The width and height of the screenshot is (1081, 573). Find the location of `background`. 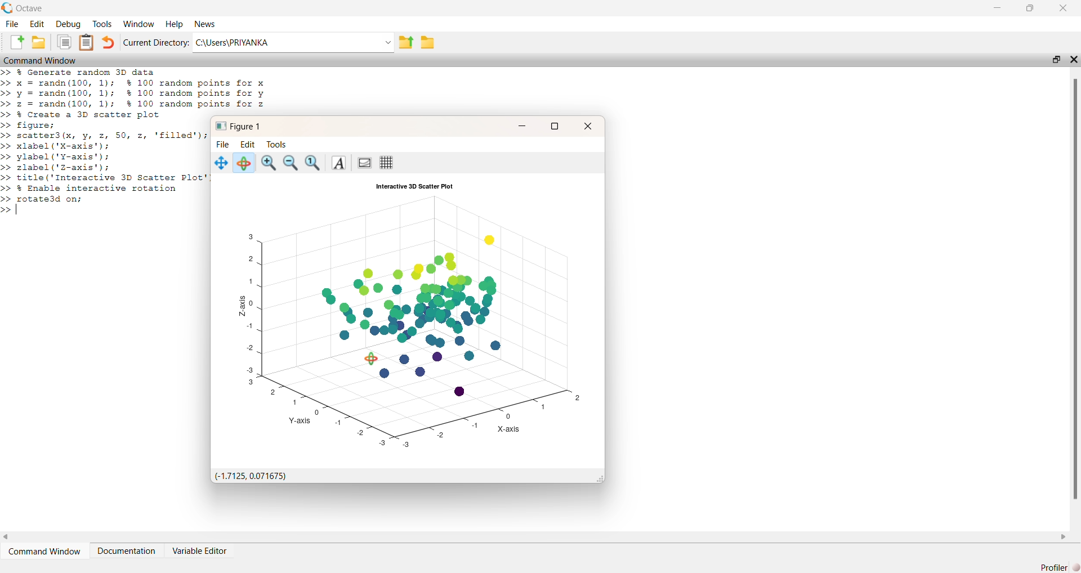

background is located at coordinates (363, 163).